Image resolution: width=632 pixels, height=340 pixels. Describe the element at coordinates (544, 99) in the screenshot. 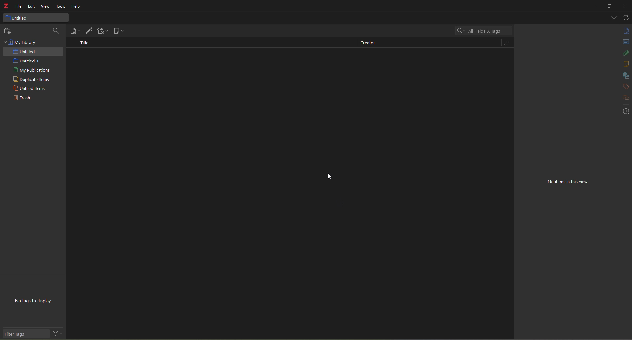

I see `library` at that location.